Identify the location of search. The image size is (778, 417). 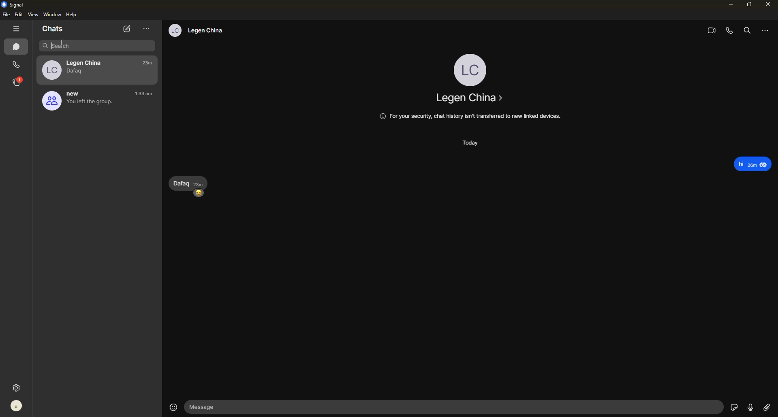
(747, 31).